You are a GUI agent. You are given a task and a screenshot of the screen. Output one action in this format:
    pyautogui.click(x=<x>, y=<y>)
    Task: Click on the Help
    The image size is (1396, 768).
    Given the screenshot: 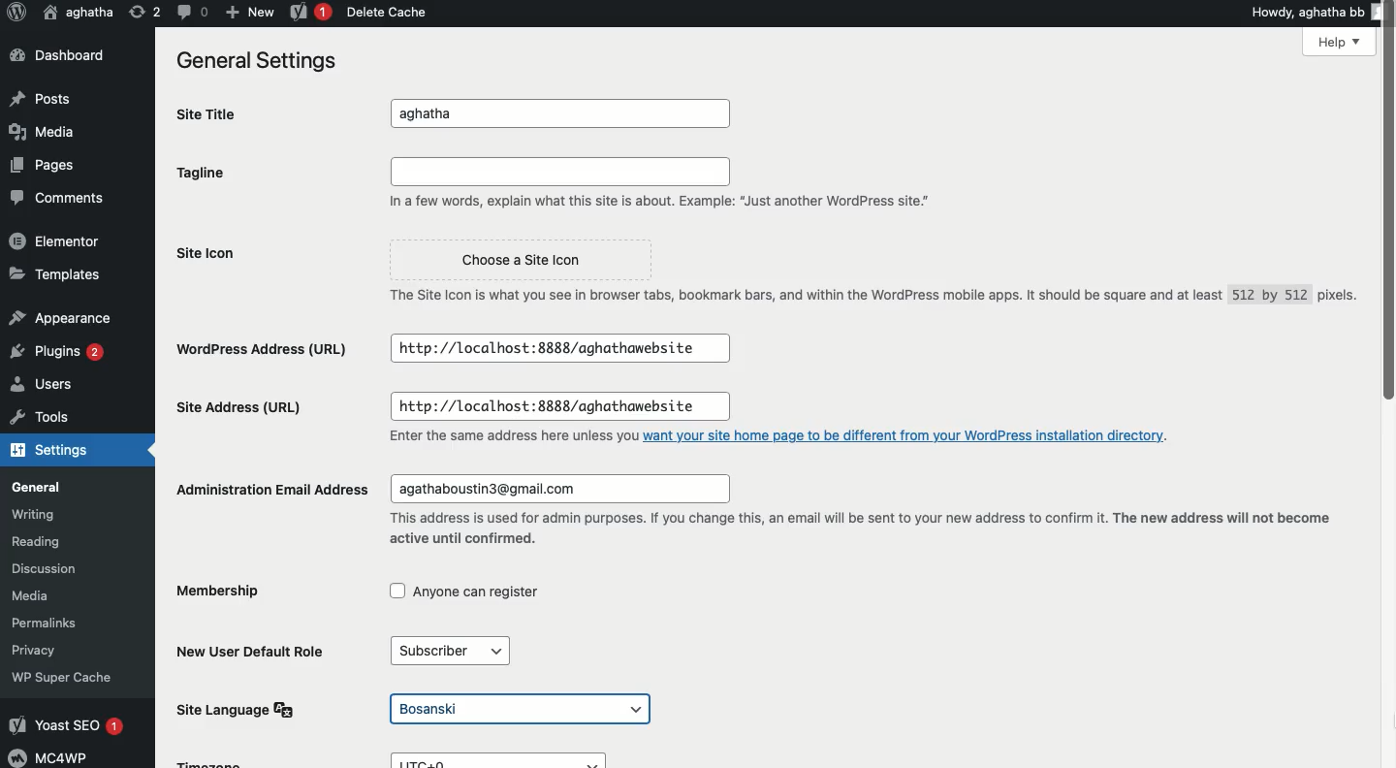 What is the action you would take?
    pyautogui.click(x=1341, y=43)
    